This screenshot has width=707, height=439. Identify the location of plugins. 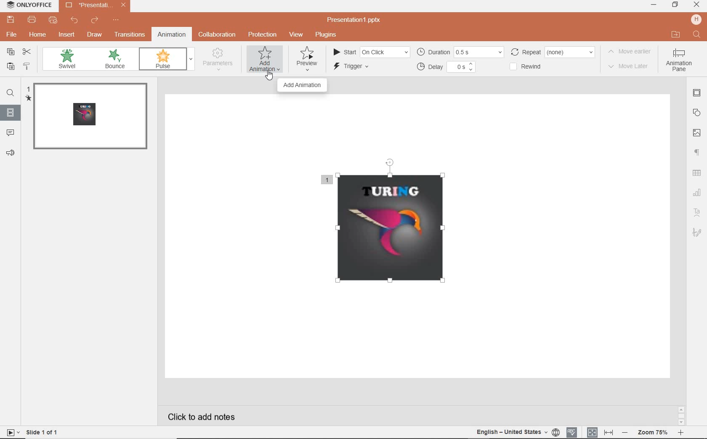
(327, 35).